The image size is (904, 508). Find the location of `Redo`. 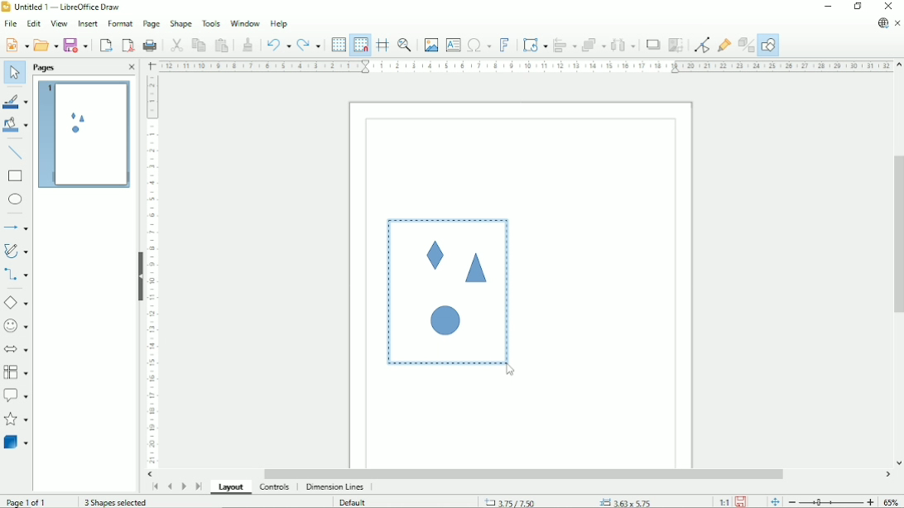

Redo is located at coordinates (310, 44).